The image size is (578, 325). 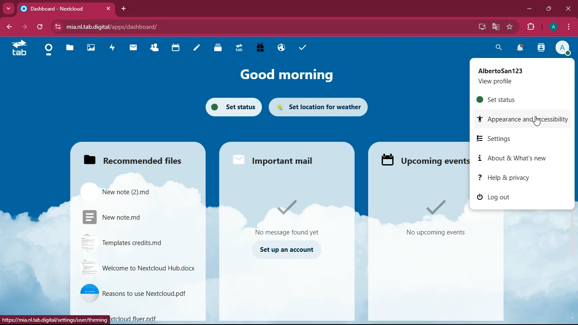 What do you see at coordinates (512, 157) in the screenshot?
I see `about` at bounding box center [512, 157].